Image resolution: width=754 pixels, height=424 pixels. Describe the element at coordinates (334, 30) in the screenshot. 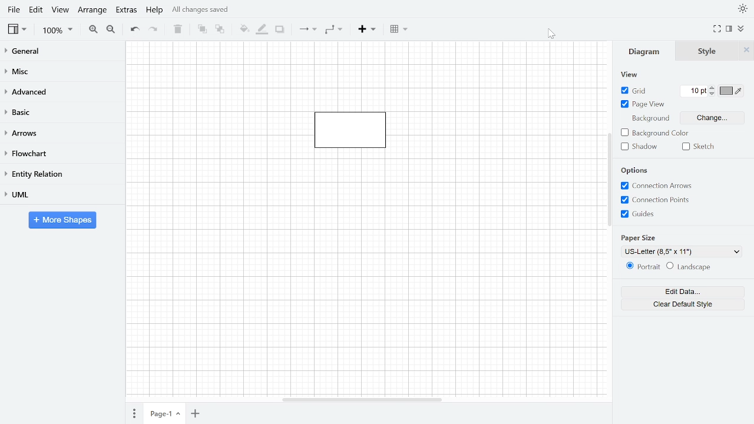

I see `Waypoints` at that location.